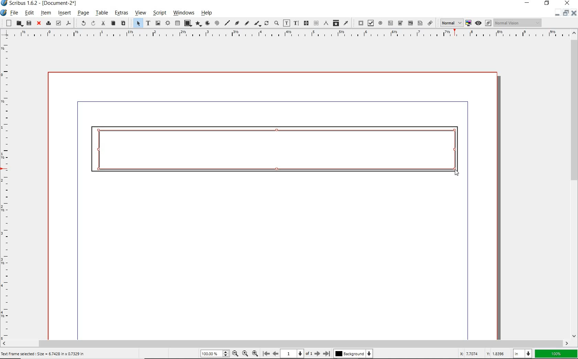 This screenshot has width=578, height=359. What do you see at coordinates (64, 13) in the screenshot?
I see `insert` at bounding box center [64, 13].